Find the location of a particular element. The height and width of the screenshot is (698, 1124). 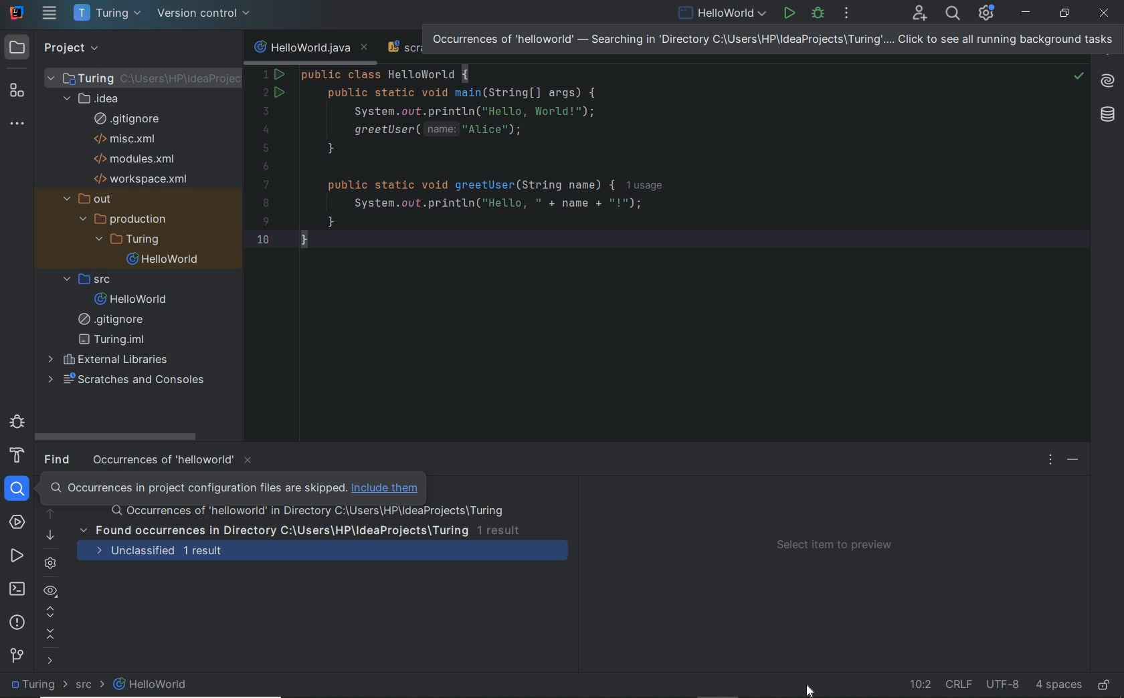

occurrences of 'helloworld' is located at coordinates (175, 461).